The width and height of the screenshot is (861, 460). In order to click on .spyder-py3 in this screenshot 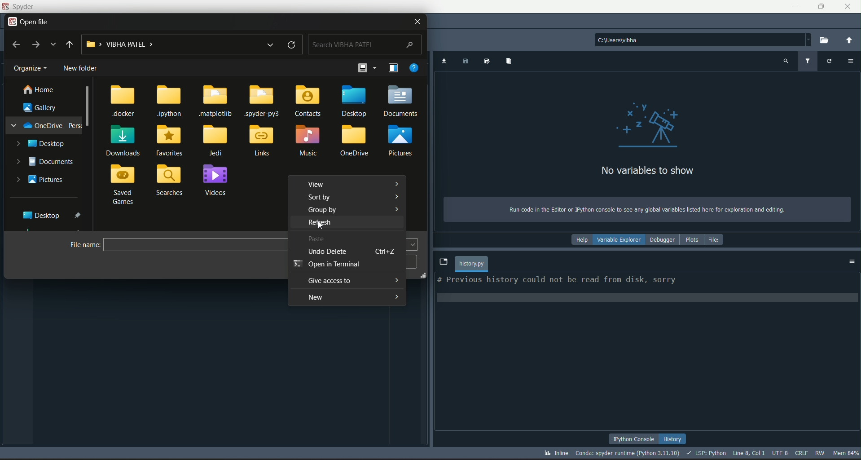, I will do `click(264, 101)`.